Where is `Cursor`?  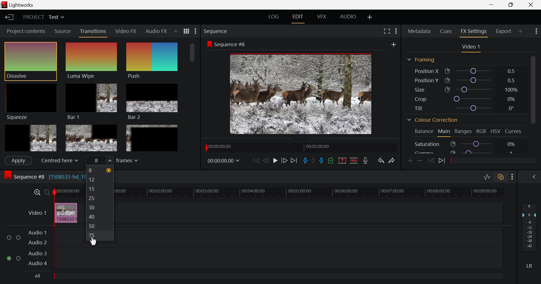
Cursor is located at coordinates (97, 242).